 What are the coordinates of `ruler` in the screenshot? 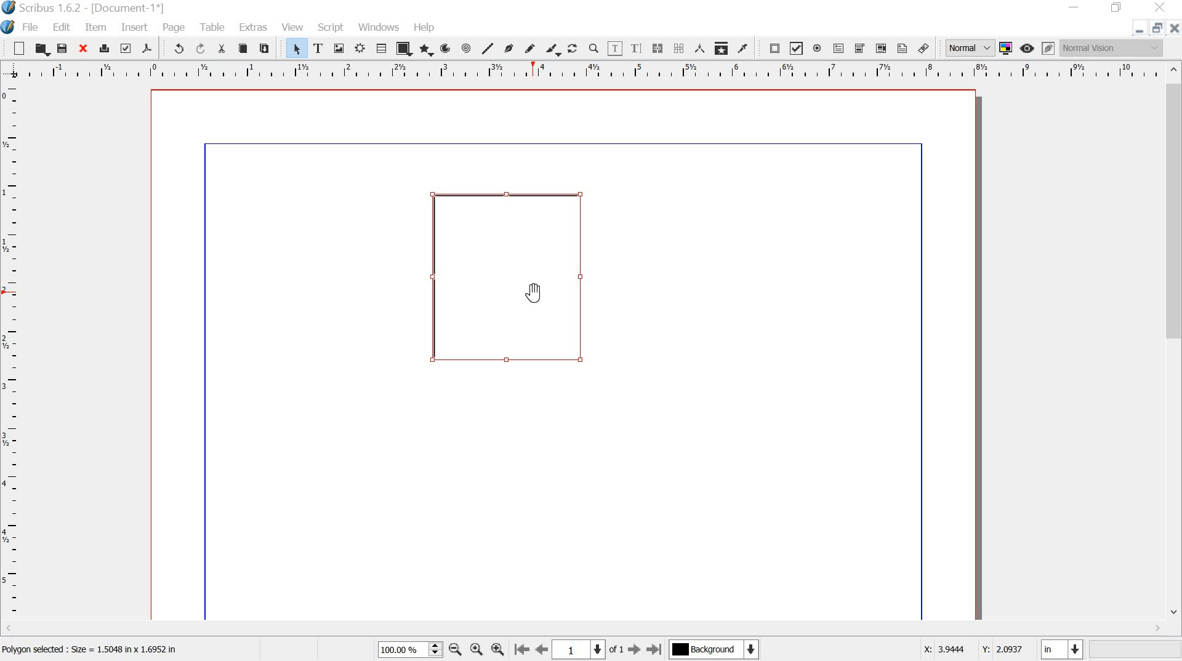 It's located at (582, 70).